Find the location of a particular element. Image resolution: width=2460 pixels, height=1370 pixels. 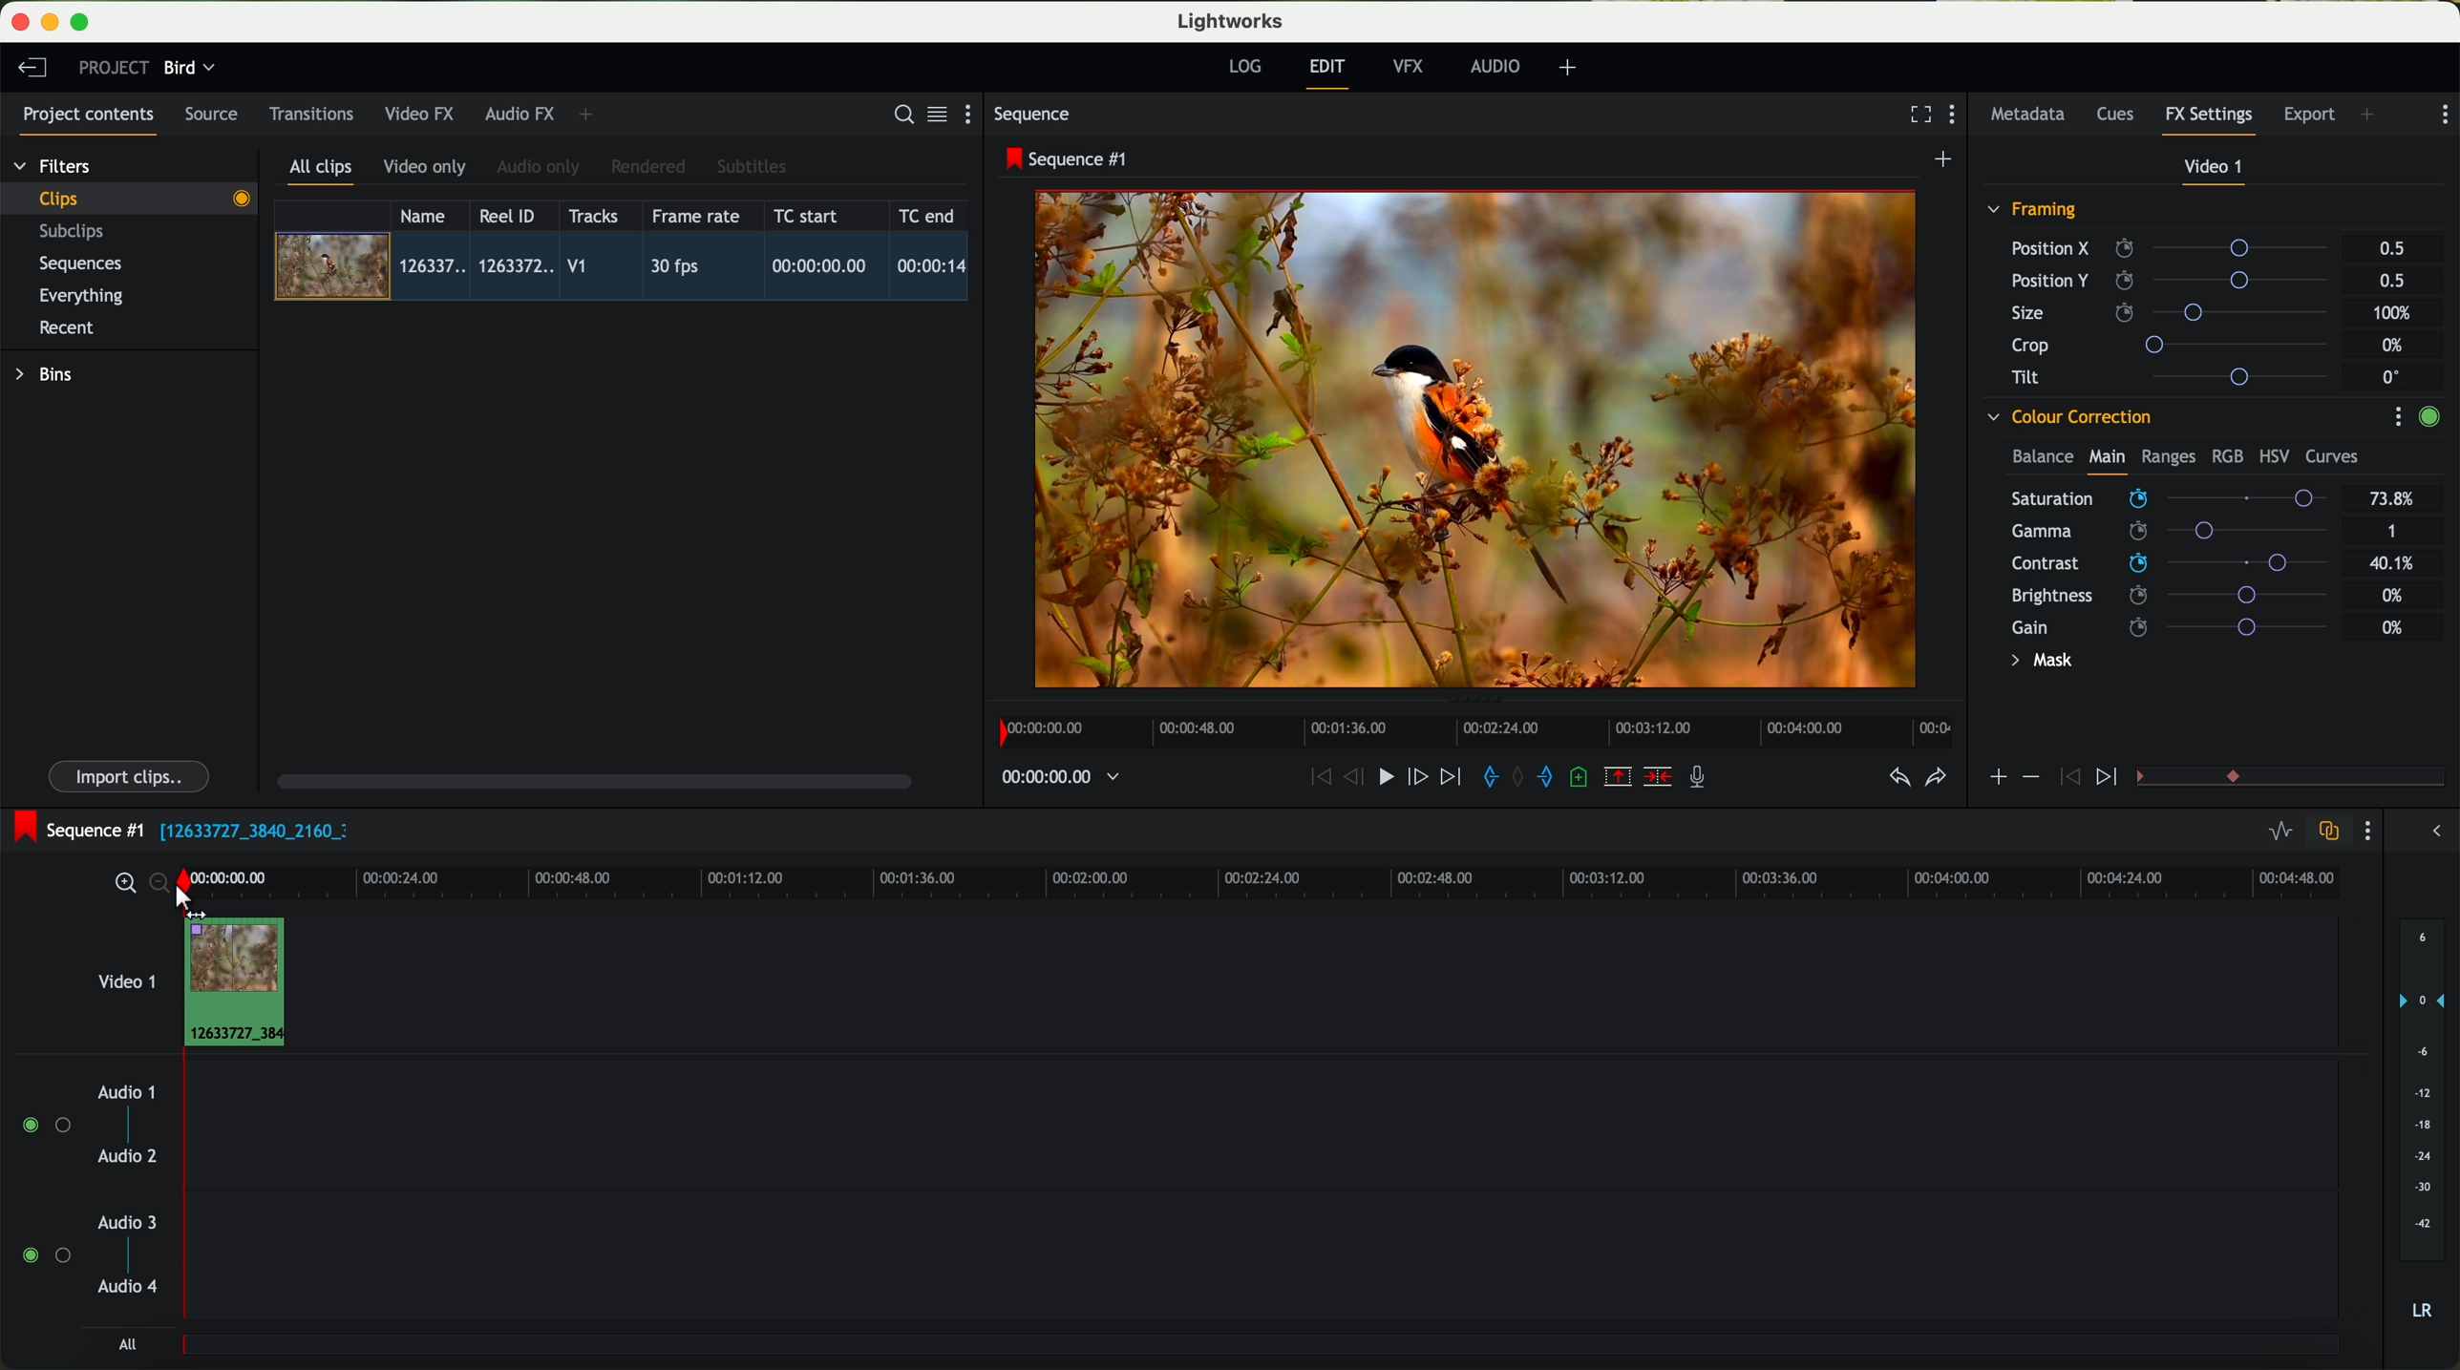

size is located at coordinates (2174, 313).